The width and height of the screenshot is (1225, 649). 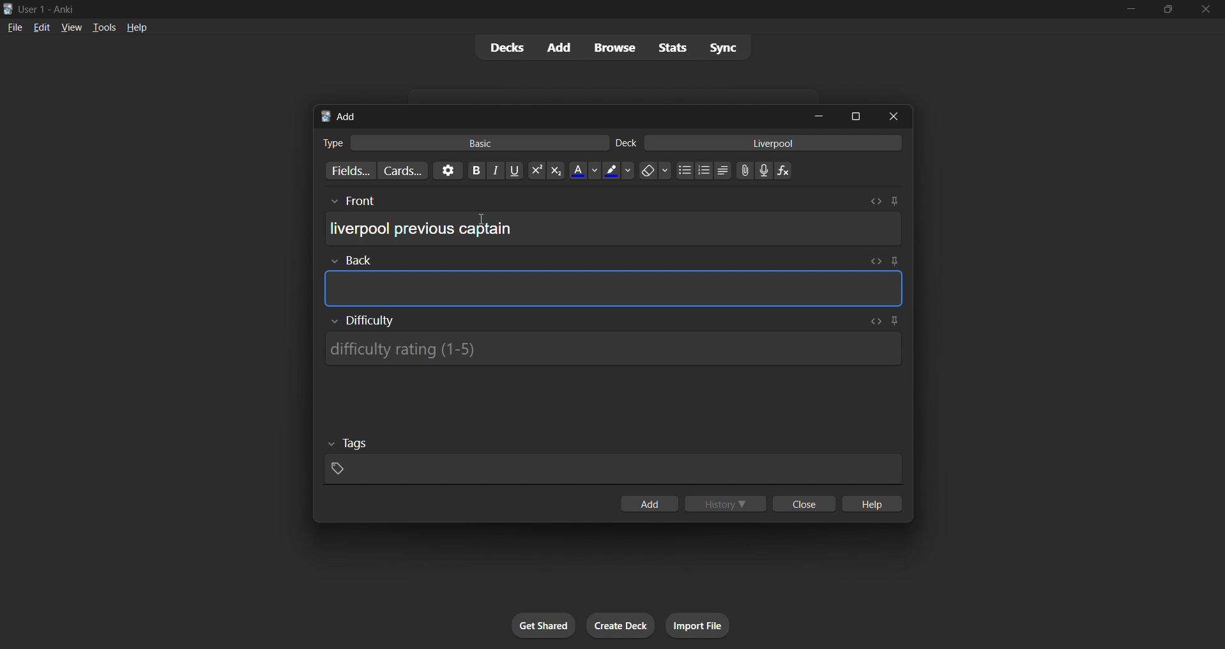 I want to click on hlep, so click(x=874, y=505).